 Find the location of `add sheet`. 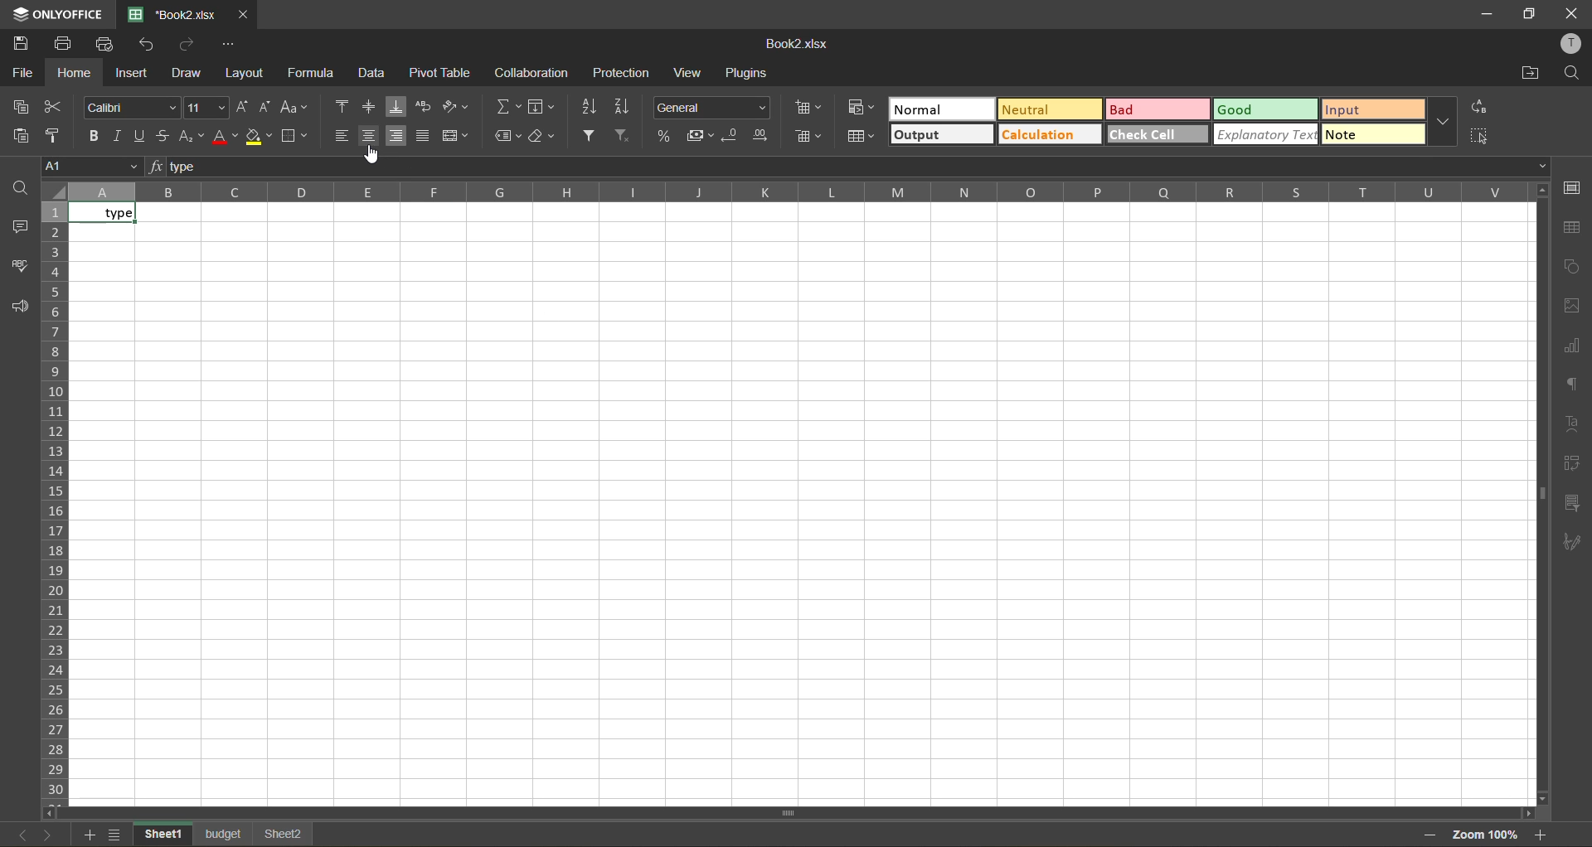

add sheet is located at coordinates (92, 835).